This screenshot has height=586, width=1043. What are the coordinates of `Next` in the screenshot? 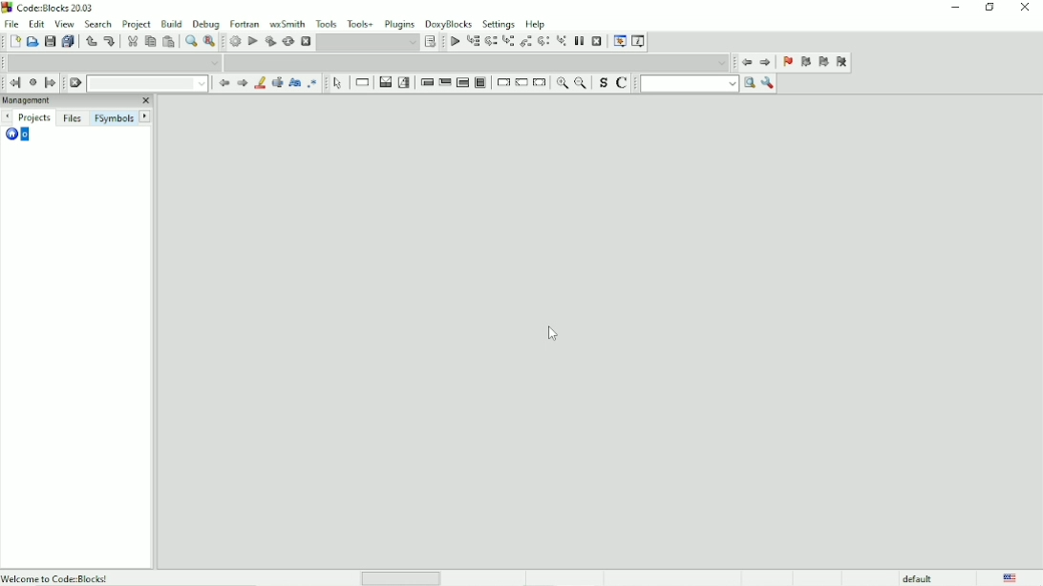 It's located at (145, 116).